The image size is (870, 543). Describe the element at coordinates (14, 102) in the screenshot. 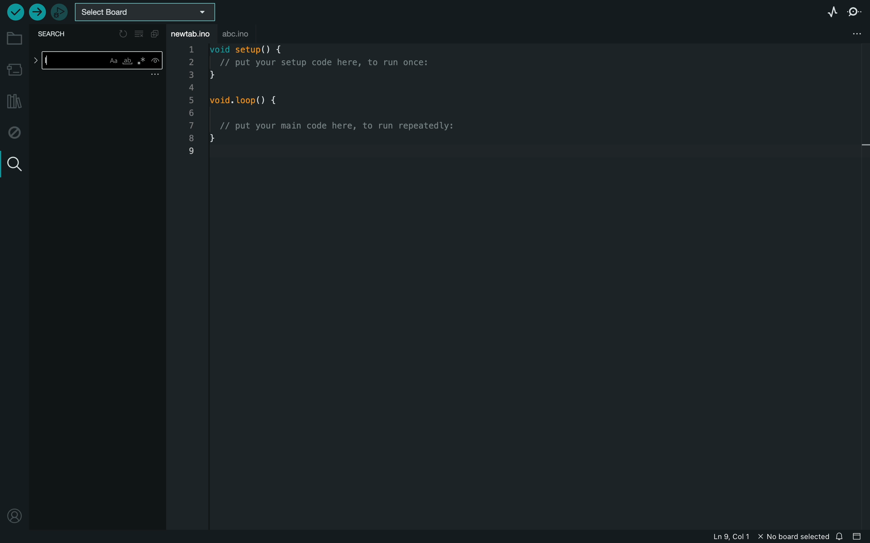

I see `library manager` at that location.